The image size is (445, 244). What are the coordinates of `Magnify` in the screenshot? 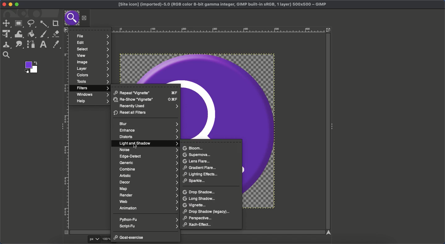 It's located at (6, 55).